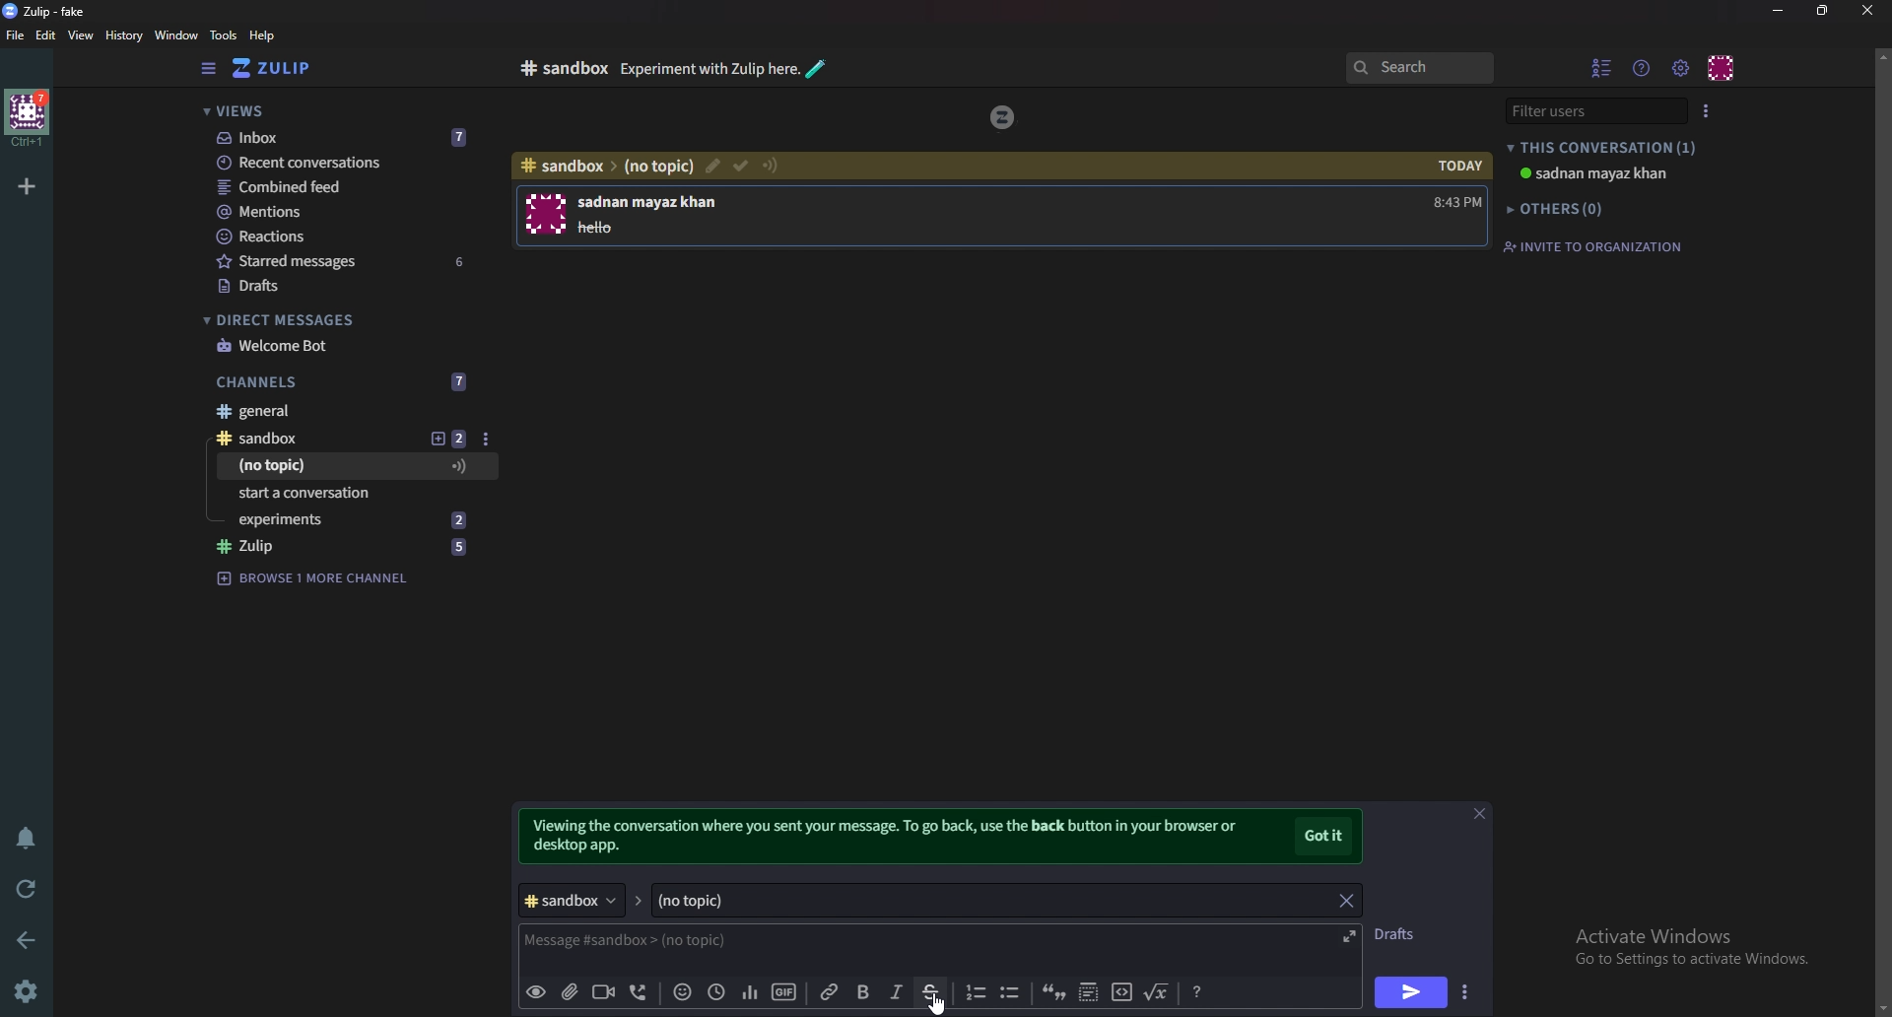 This screenshot has width=1892, height=1017. I want to click on Send options, so click(1467, 989).